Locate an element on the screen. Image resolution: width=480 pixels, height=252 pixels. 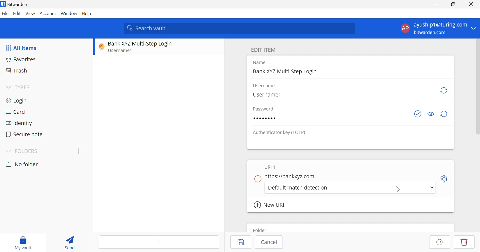
Authenticator key (TOTP) is located at coordinates (280, 133).